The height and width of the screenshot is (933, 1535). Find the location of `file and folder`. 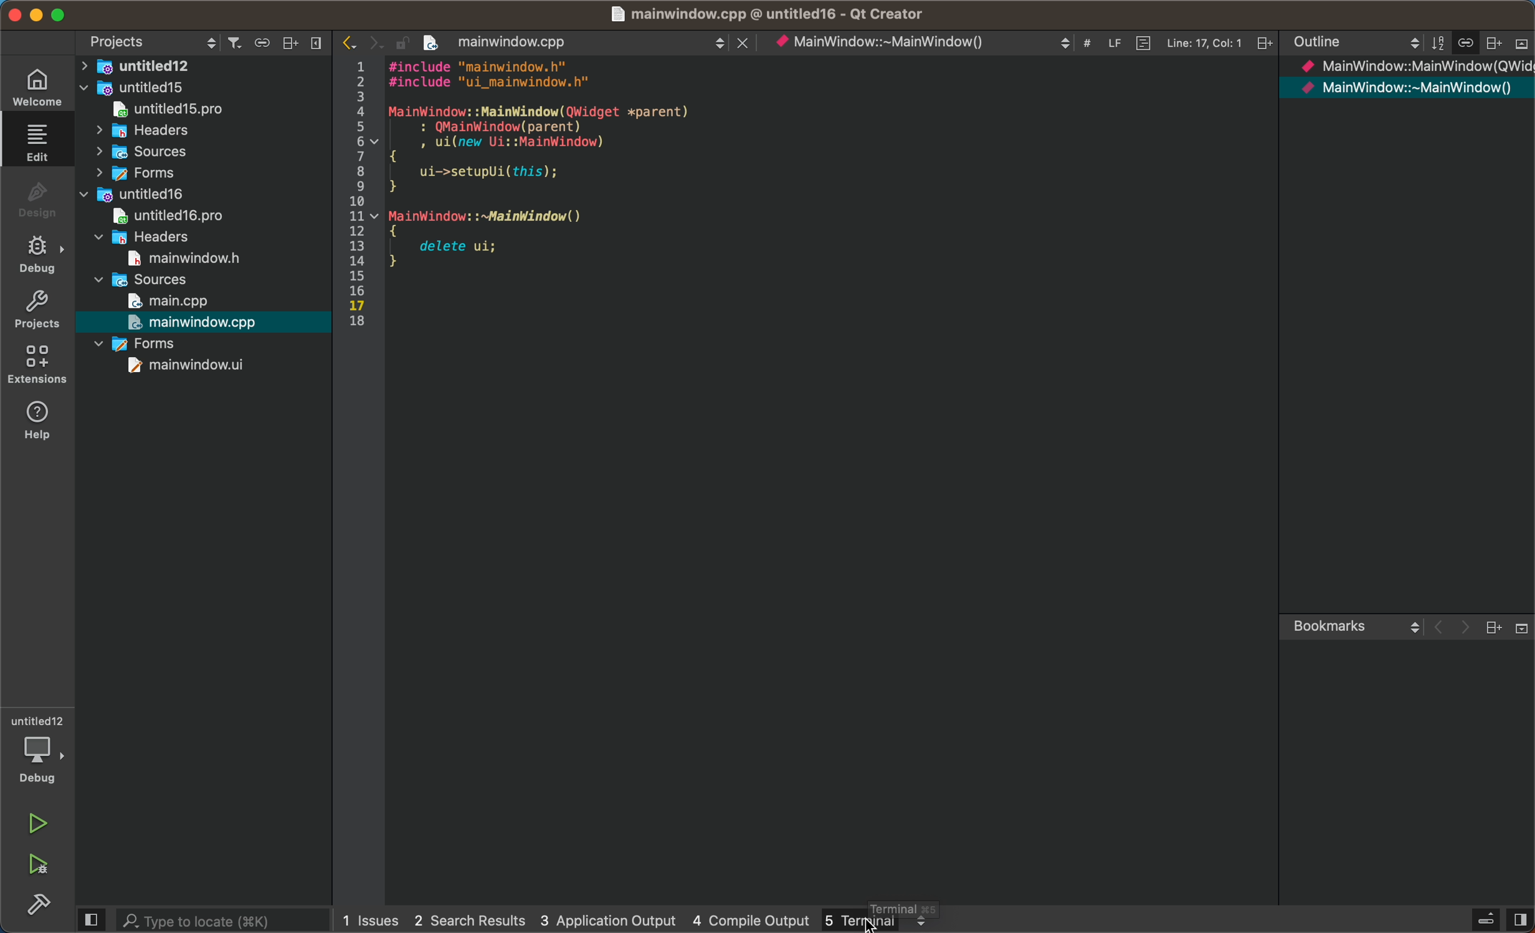

file and folder is located at coordinates (201, 153).